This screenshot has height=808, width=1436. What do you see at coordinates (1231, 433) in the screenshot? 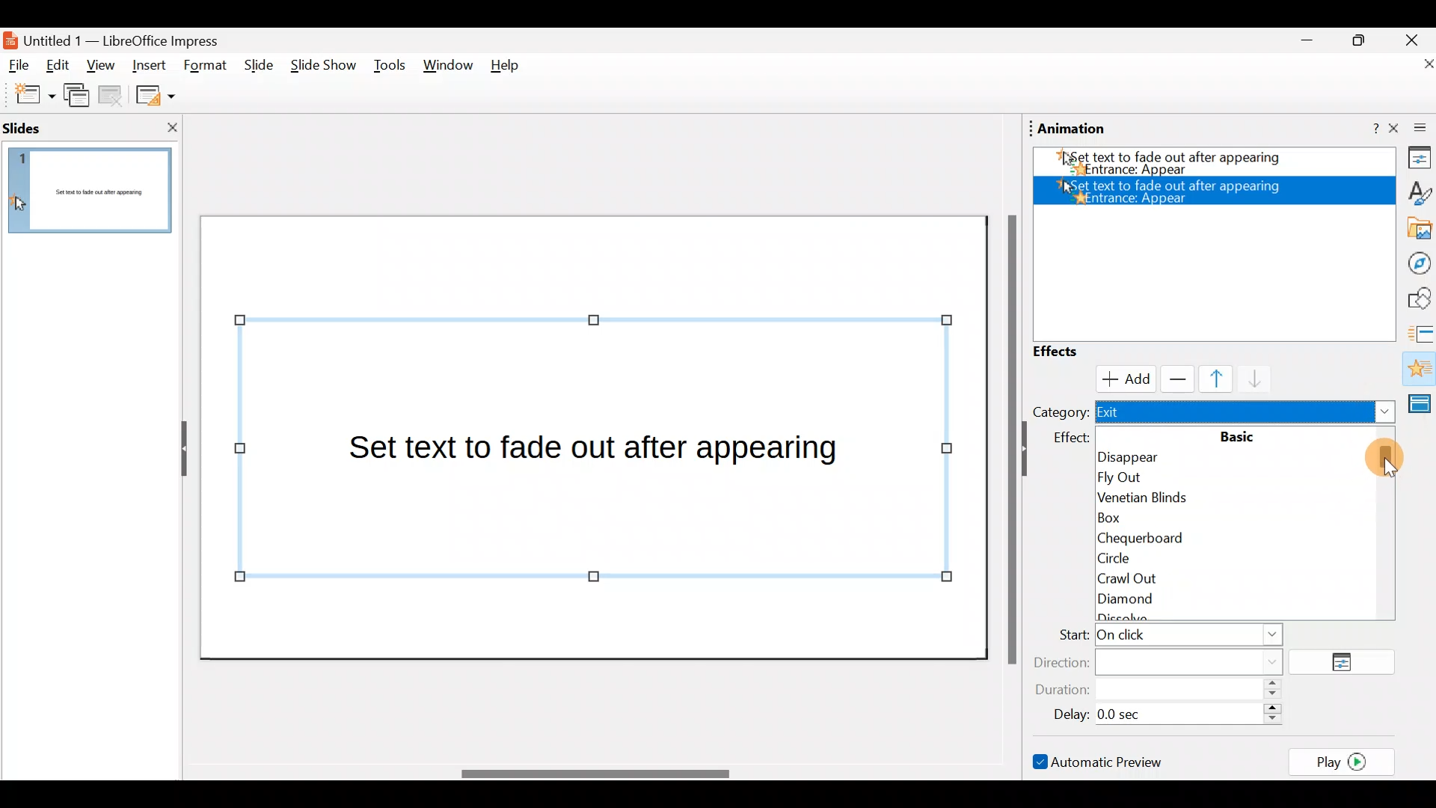
I see `Basic` at bounding box center [1231, 433].